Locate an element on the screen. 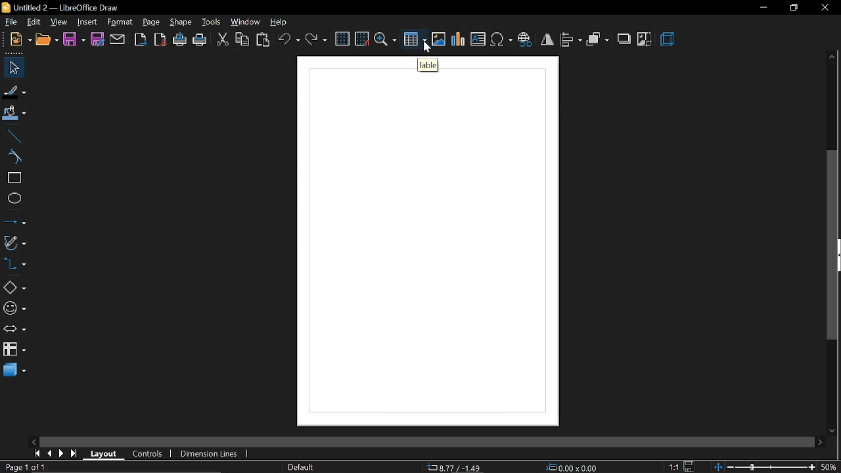 The image size is (841, 473). arrows is located at coordinates (14, 330).